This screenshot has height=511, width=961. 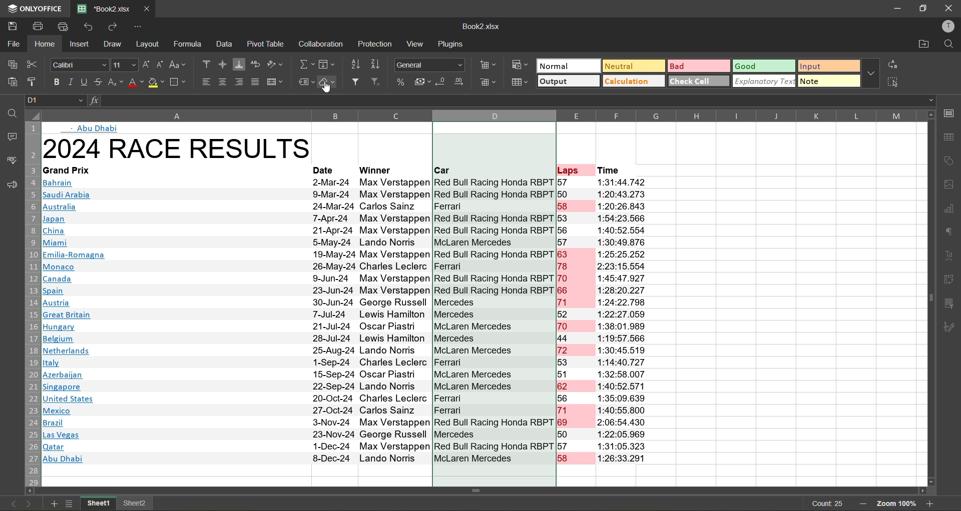 I want to click on |Spain 23-Jun-24 Max Verstappen Red Bull Racing Honda RBPT 66 1:28:20.227, so click(x=345, y=291).